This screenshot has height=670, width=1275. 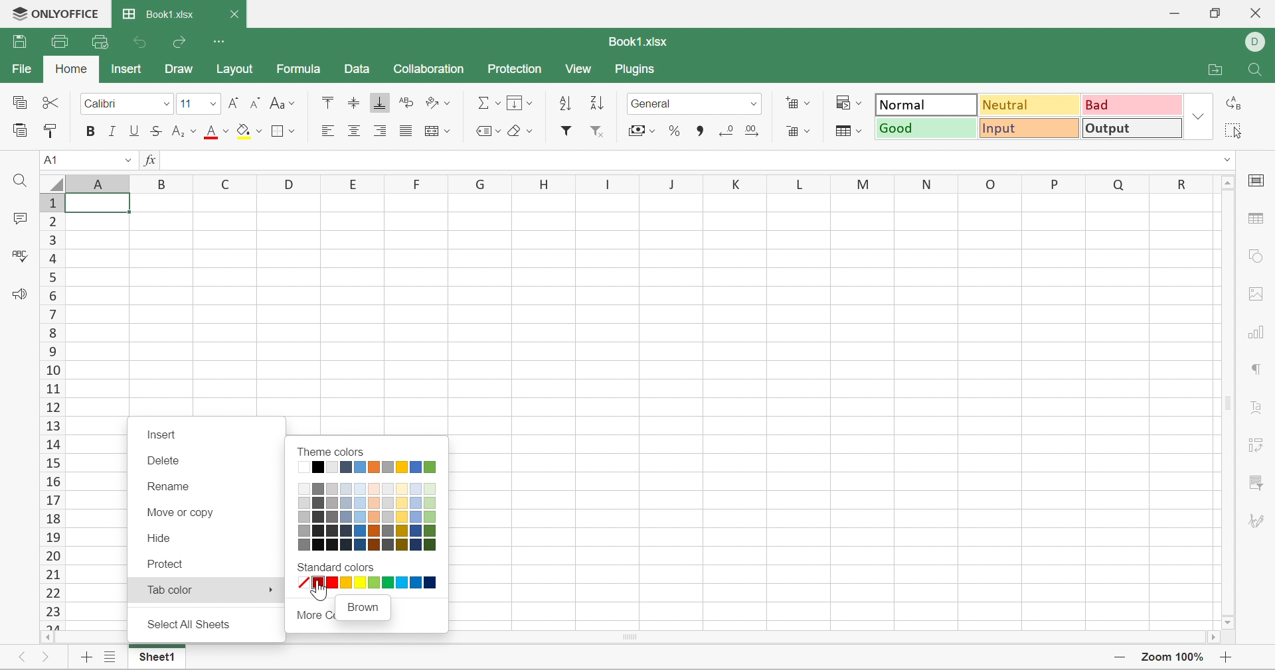 What do you see at coordinates (379, 131) in the screenshot?
I see `Align Right` at bounding box center [379, 131].